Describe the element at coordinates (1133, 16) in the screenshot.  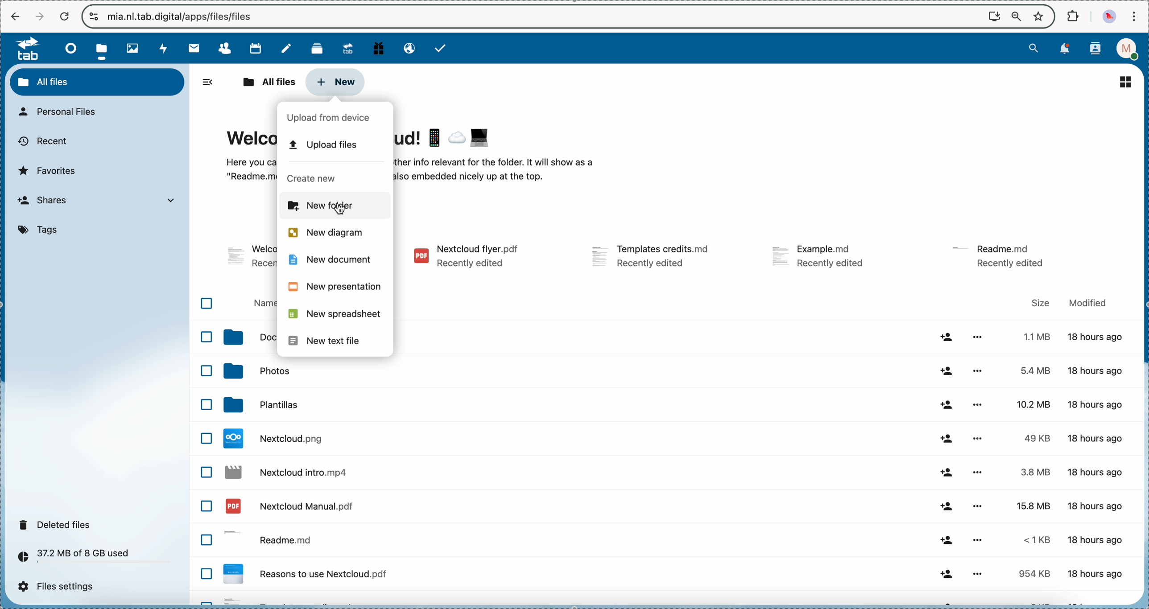
I see `customize and control Google Chrome` at that location.